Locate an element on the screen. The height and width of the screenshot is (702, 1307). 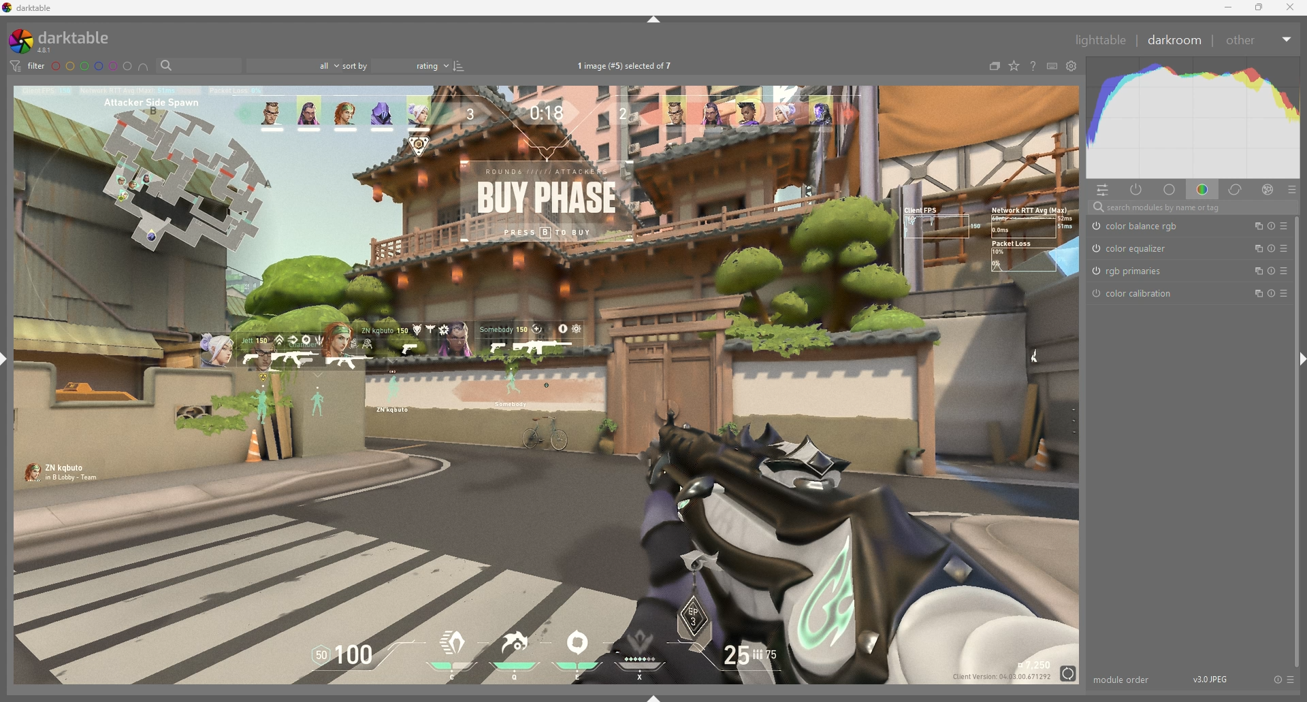
change type of overlays is located at coordinates (1014, 66).